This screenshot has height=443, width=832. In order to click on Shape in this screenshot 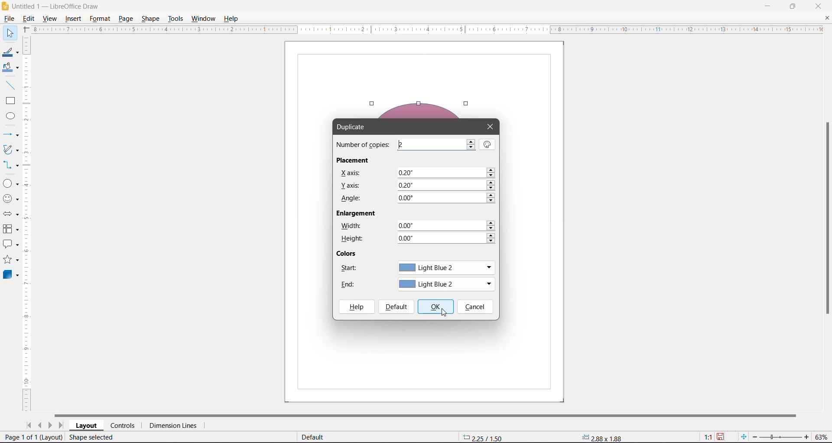, I will do `click(150, 19)`.